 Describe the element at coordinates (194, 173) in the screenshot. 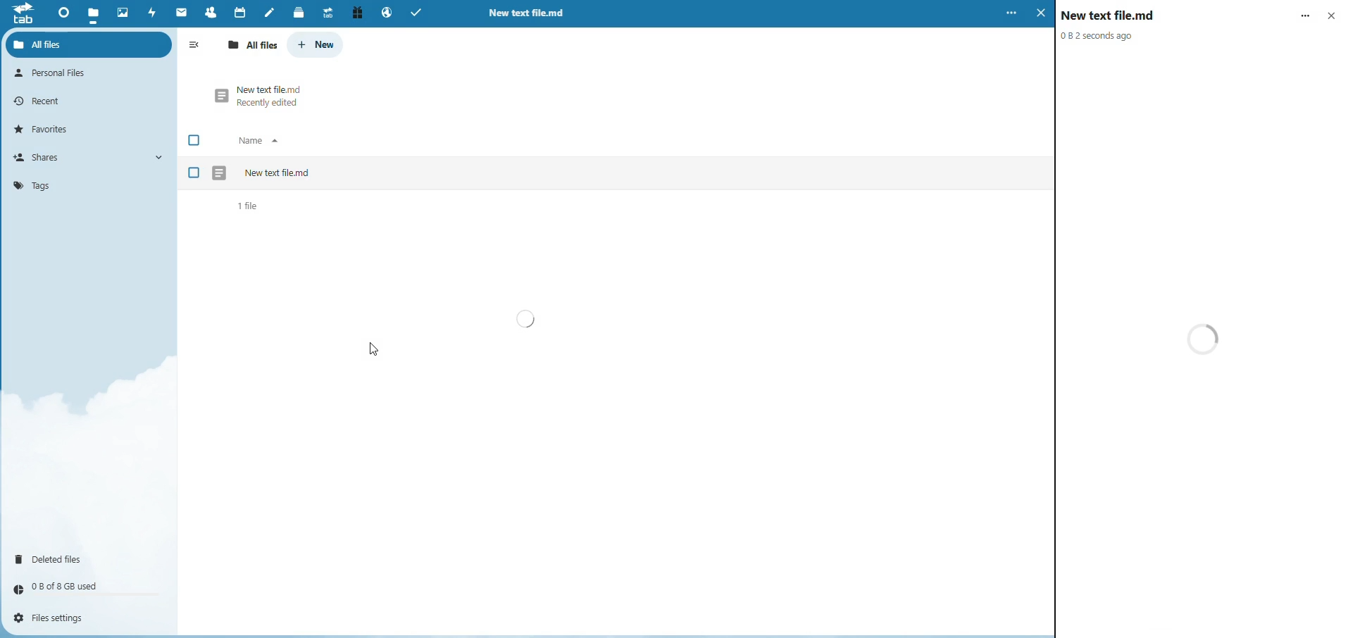

I see `Check box` at that location.